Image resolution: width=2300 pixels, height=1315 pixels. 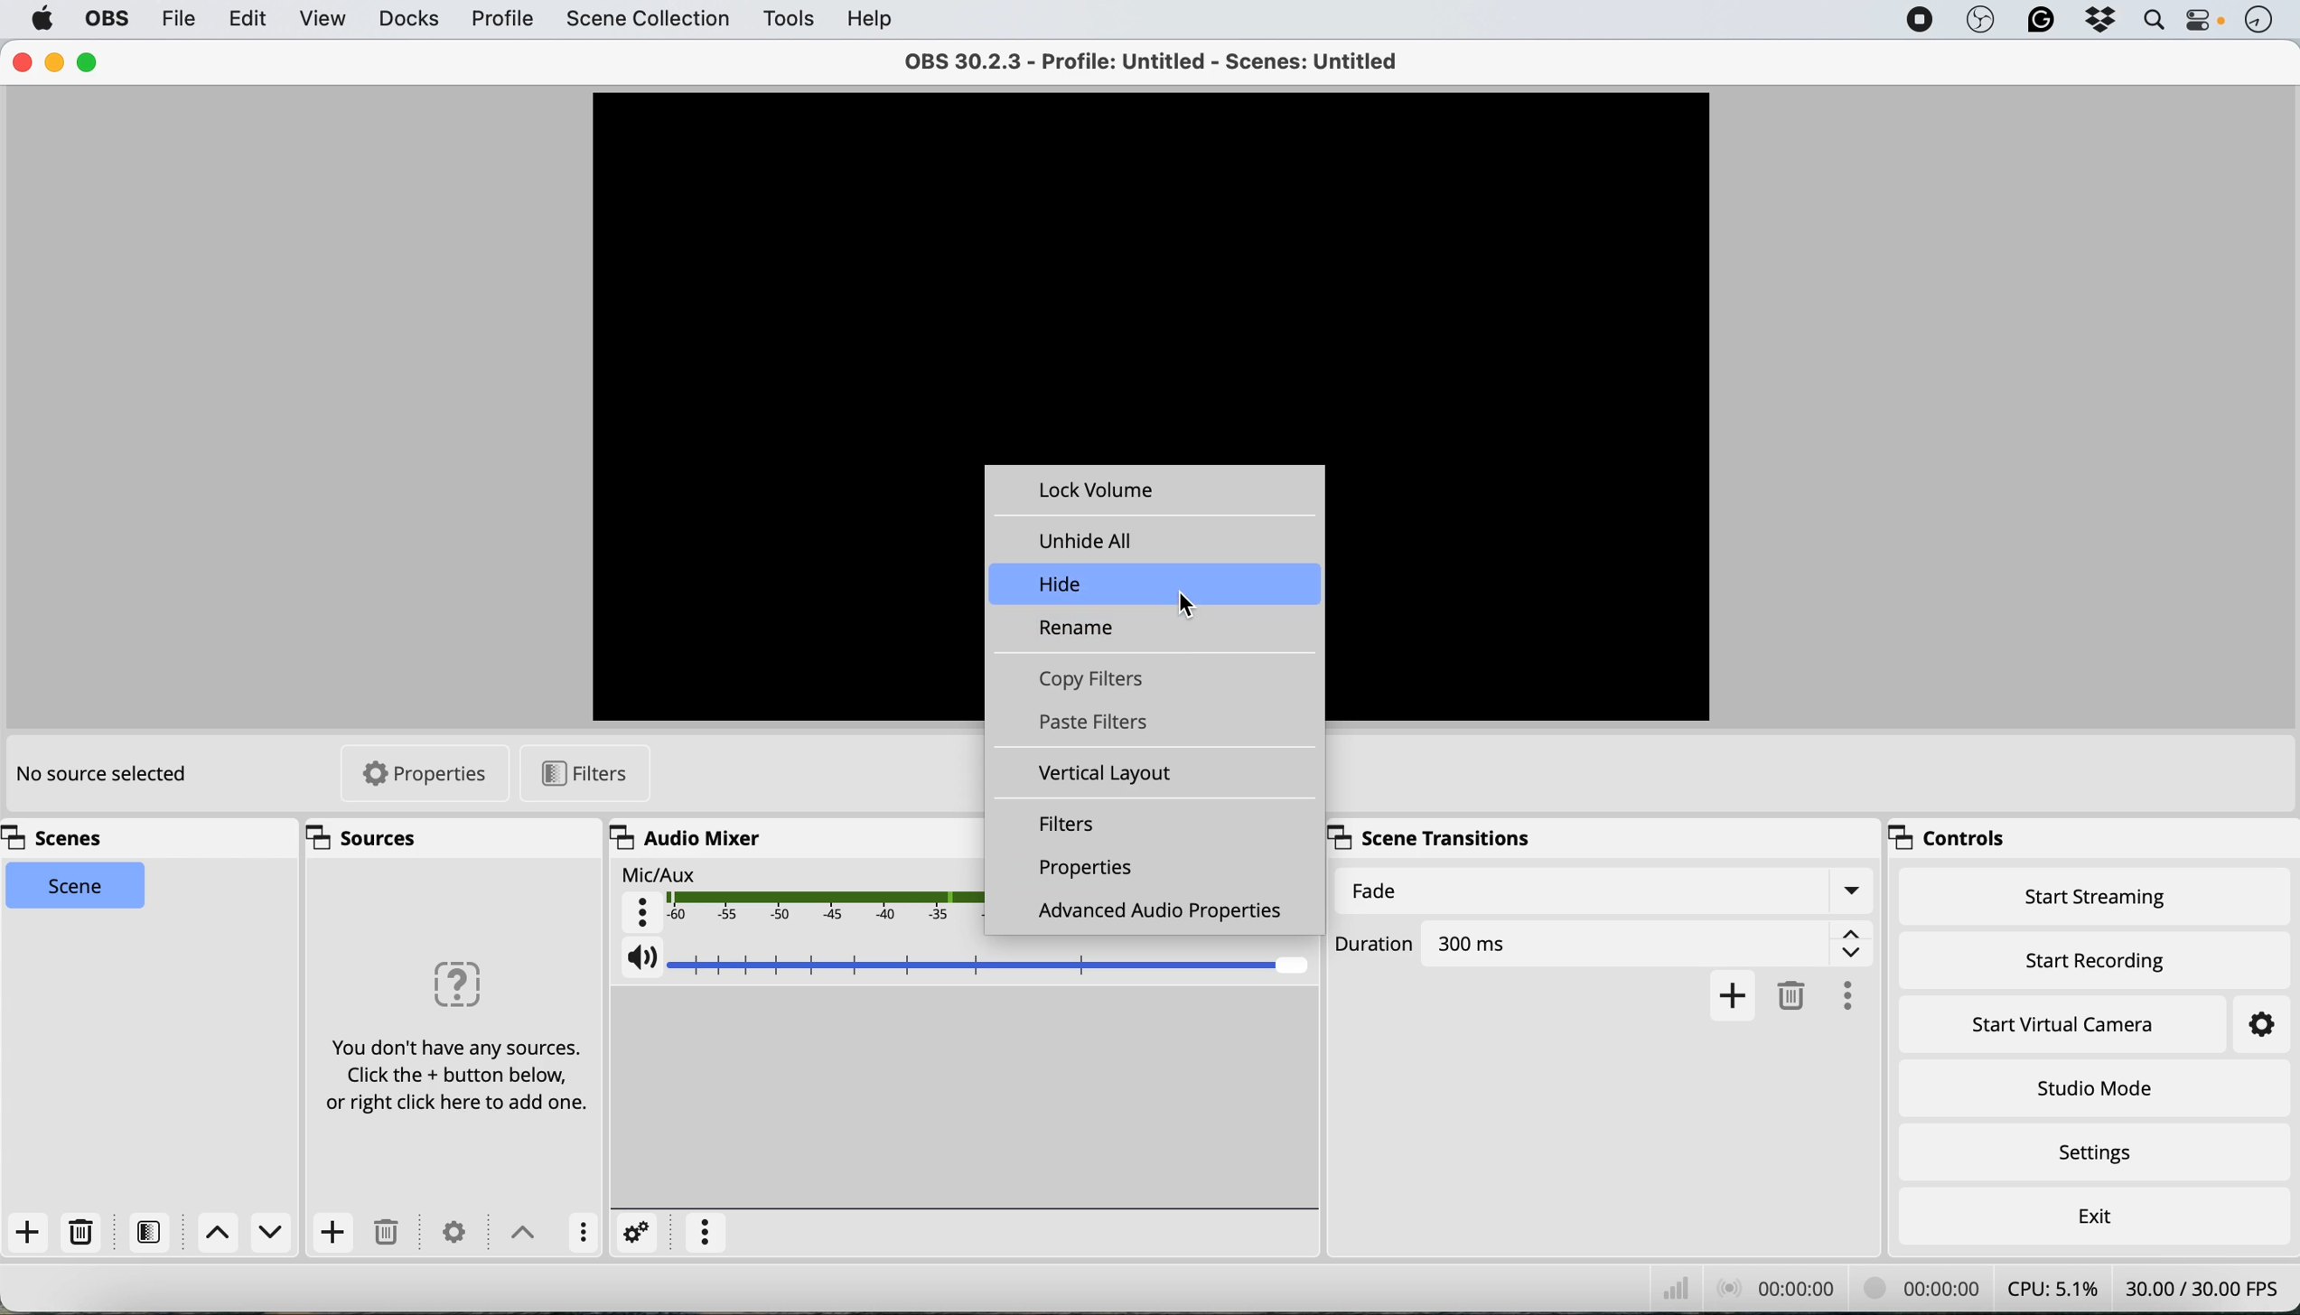 I want to click on settings, so click(x=2261, y=1026).